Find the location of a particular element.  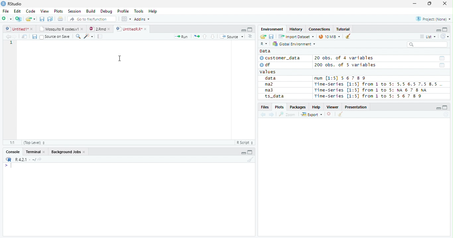

File is located at coordinates (5, 11).